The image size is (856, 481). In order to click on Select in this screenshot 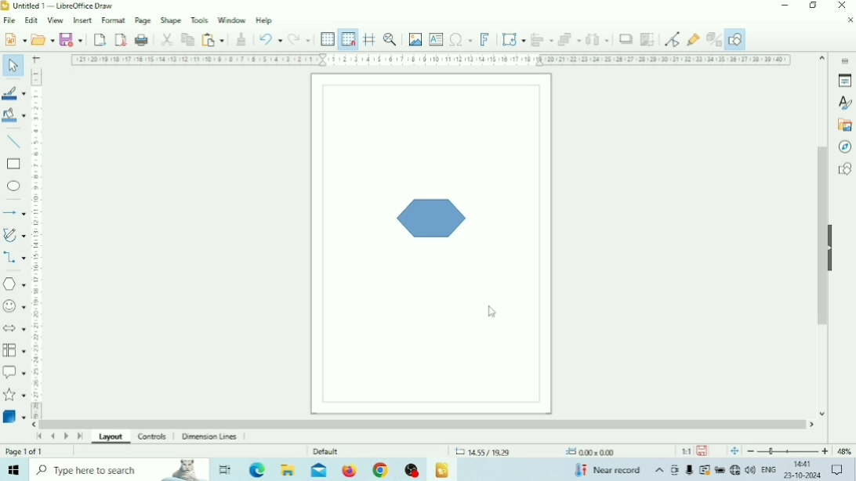, I will do `click(13, 64)`.